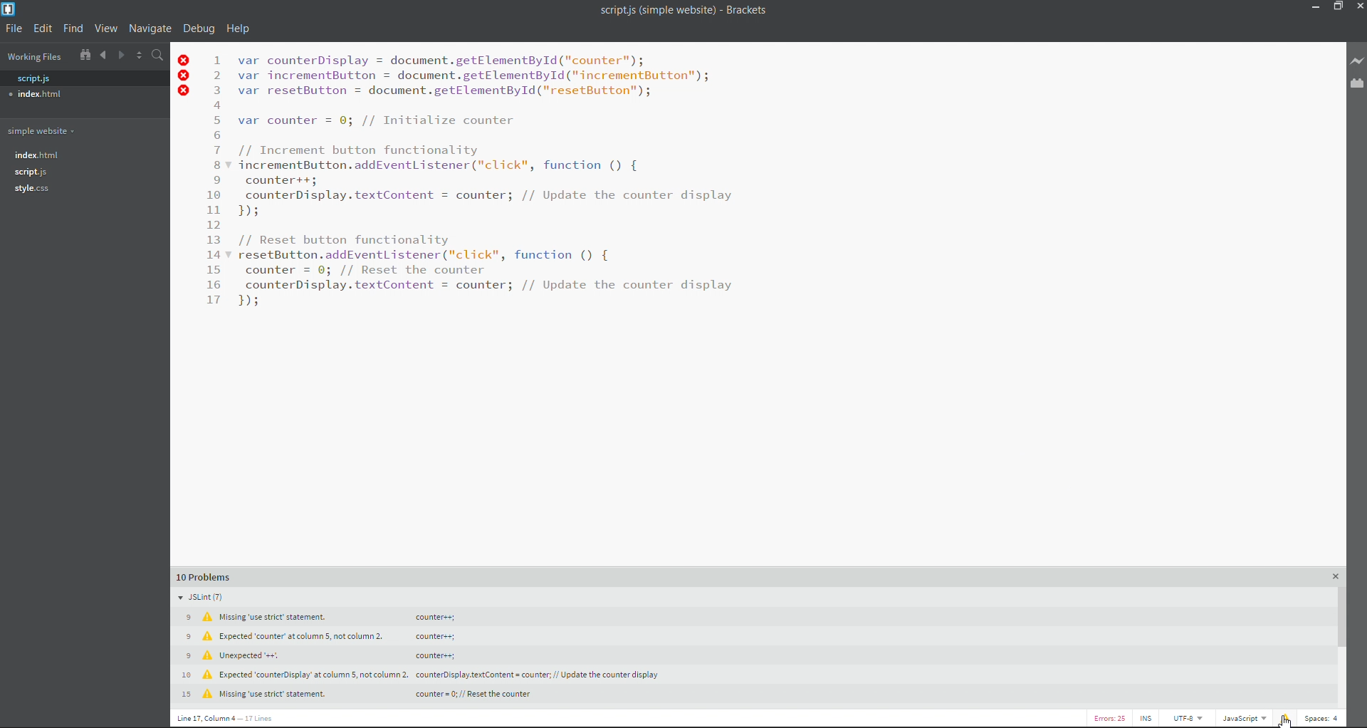  What do you see at coordinates (159, 55) in the screenshot?
I see `search` at bounding box center [159, 55].